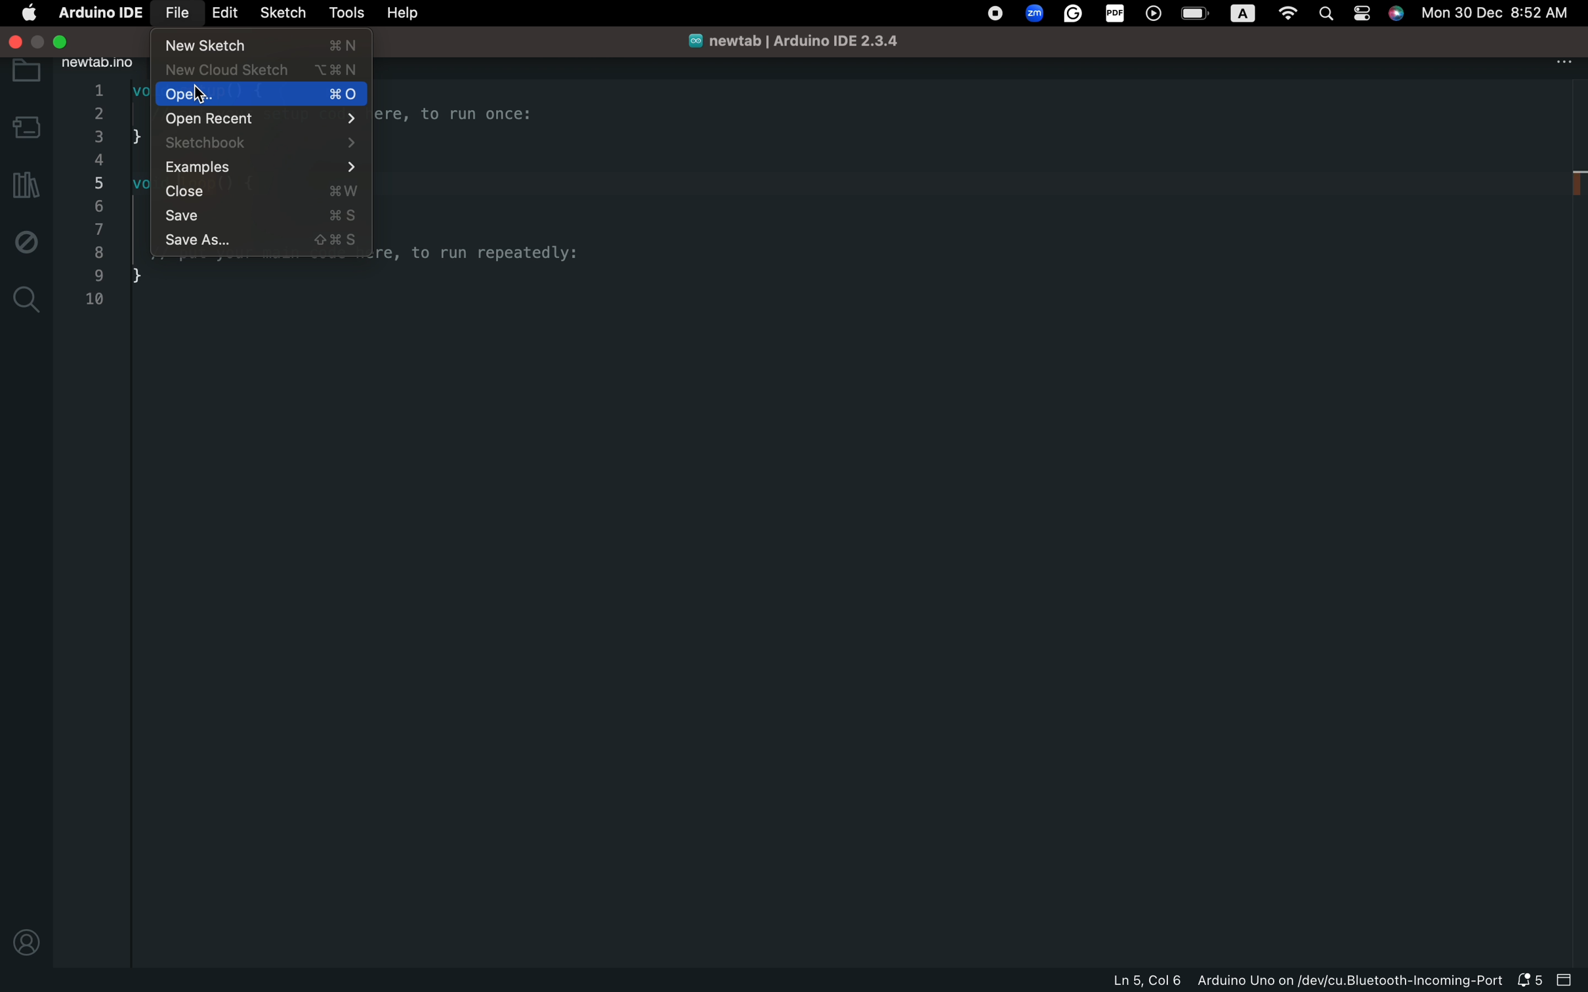  I want to click on sketchbook, so click(262, 144).